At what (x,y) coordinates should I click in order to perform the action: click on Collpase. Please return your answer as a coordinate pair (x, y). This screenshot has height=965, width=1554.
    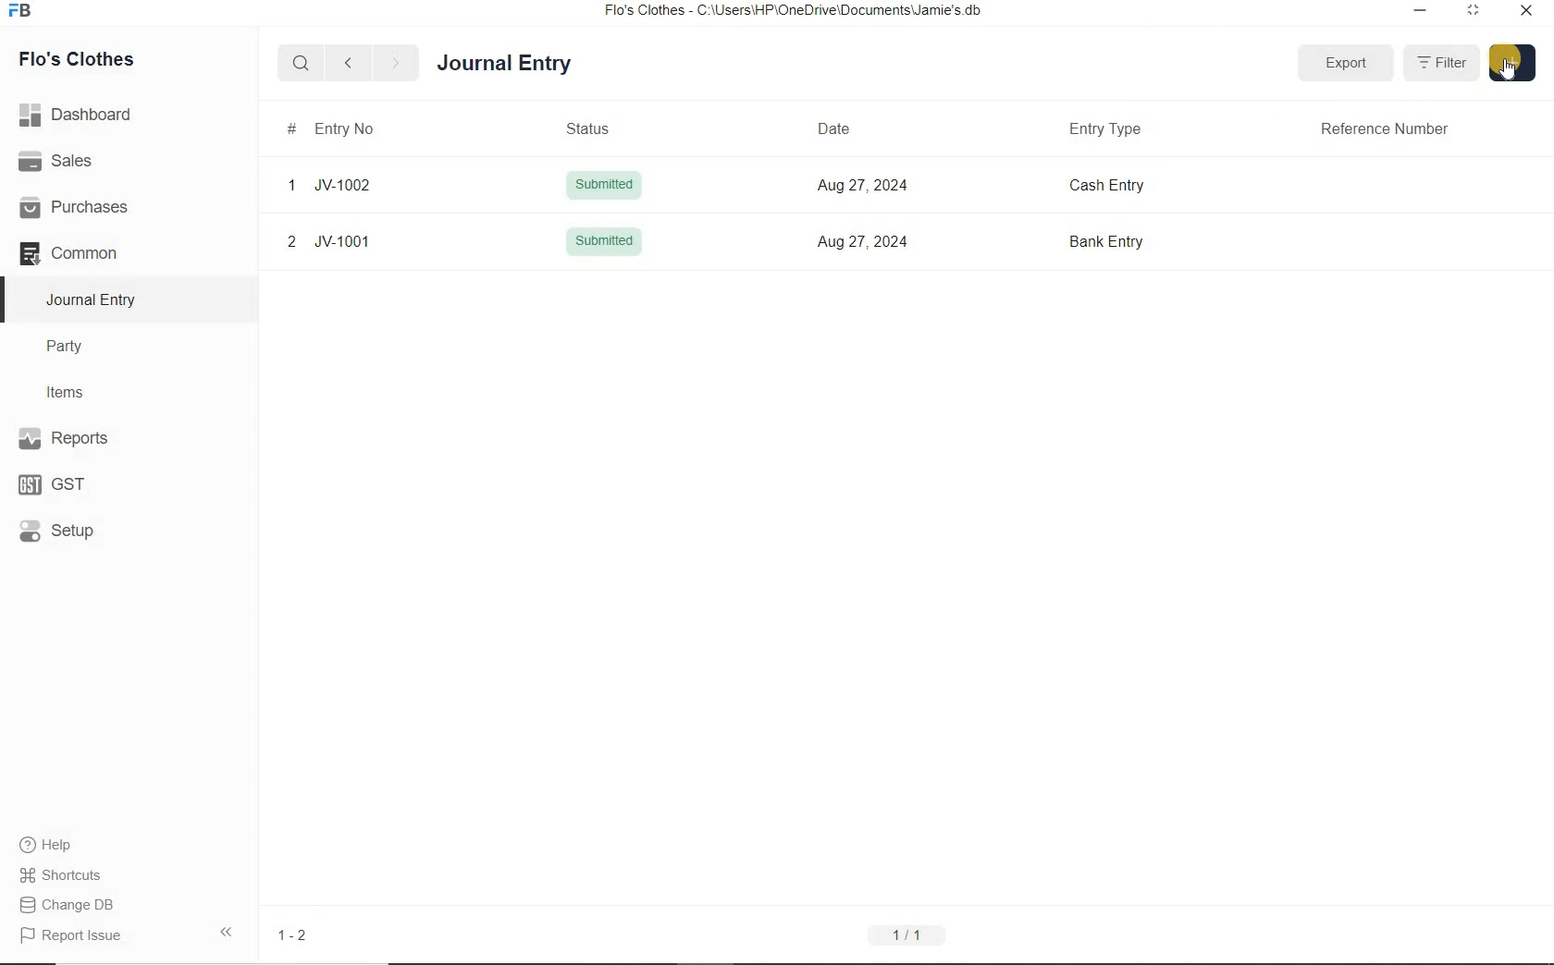
    Looking at the image, I should click on (226, 931).